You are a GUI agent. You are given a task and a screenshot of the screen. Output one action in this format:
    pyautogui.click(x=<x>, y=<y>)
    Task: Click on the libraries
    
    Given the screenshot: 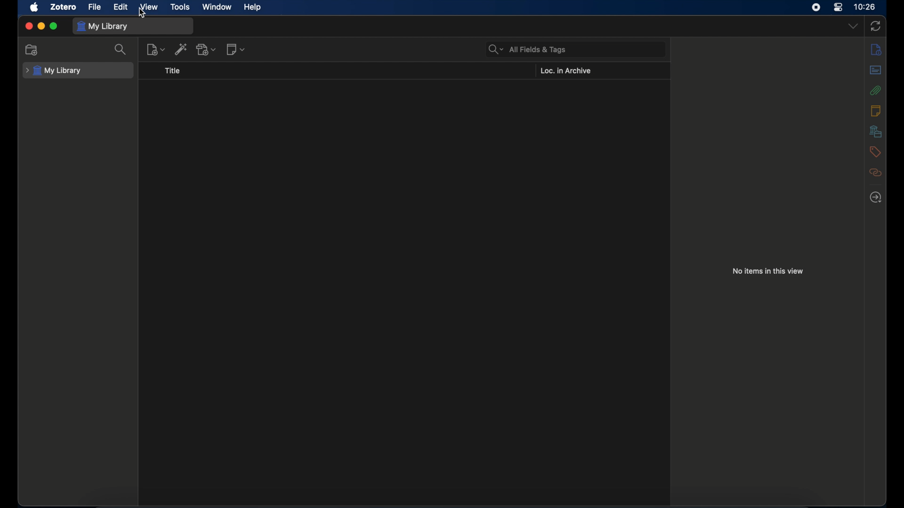 What is the action you would take?
    pyautogui.click(x=876, y=131)
    